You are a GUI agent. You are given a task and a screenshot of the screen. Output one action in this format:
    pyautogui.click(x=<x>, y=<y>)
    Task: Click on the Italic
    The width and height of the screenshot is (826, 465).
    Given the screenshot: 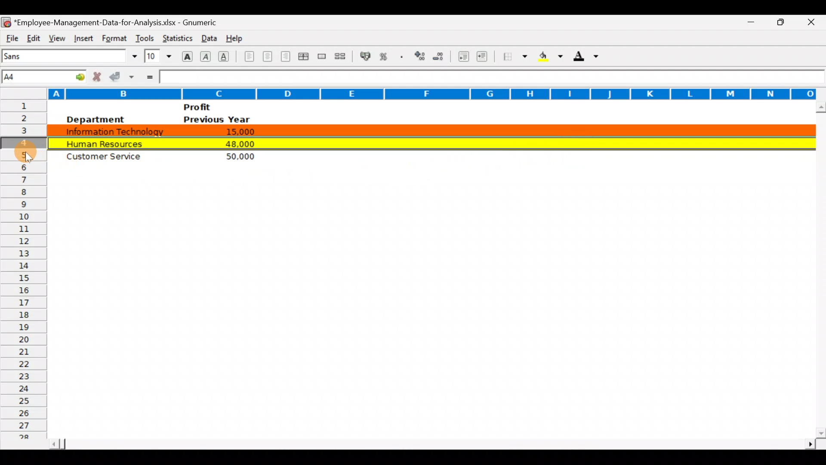 What is the action you would take?
    pyautogui.click(x=206, y=57)
    